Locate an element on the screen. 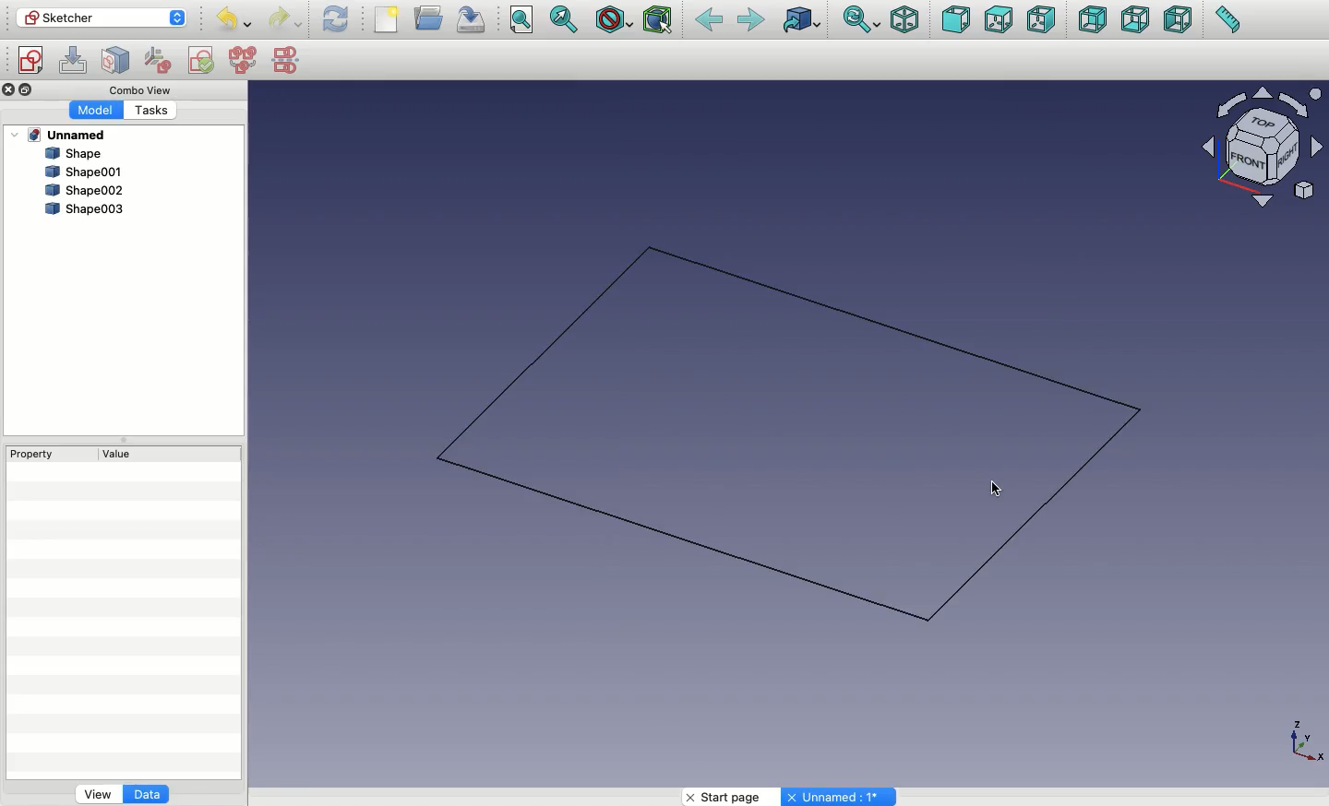 The height and width of the screenshot is (806, 1329). Navigator is located at coordinates (1264, 147).